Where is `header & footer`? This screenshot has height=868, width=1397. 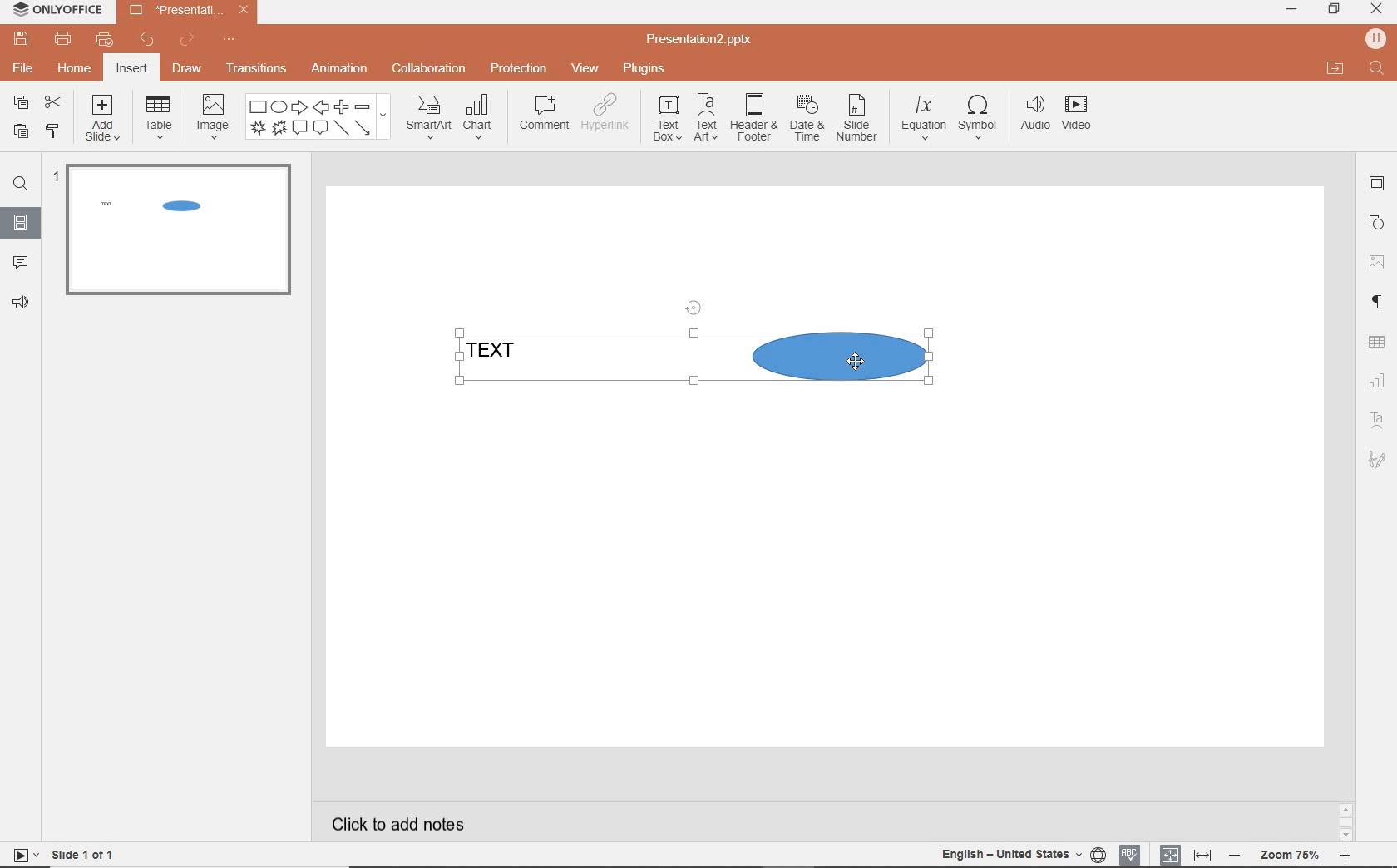 header & footer is located at coordinates (752, 119).